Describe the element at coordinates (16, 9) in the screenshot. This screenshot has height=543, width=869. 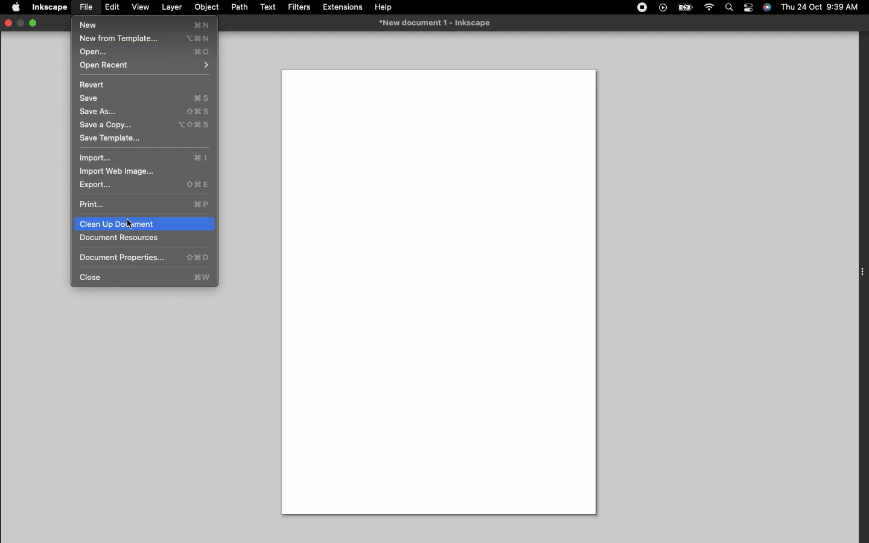
I see `Apple logo` at that location.